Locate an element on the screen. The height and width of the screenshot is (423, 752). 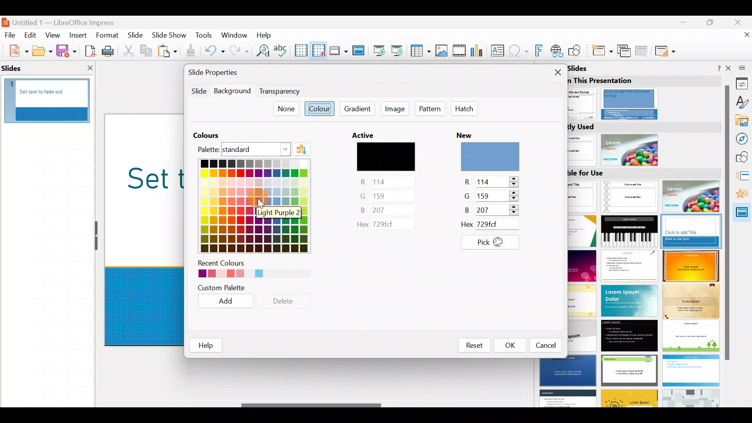
Colour is located at coordinates (319, 110).